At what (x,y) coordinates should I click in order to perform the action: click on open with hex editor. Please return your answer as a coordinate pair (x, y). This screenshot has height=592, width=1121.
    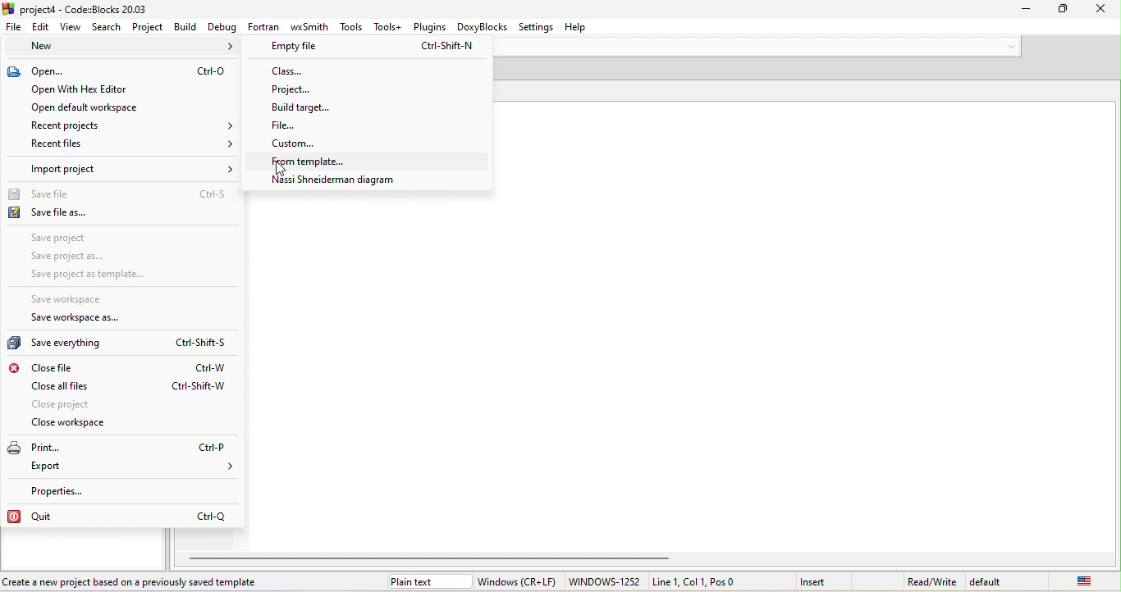
    Looking at the image, I should click on (120, 90).